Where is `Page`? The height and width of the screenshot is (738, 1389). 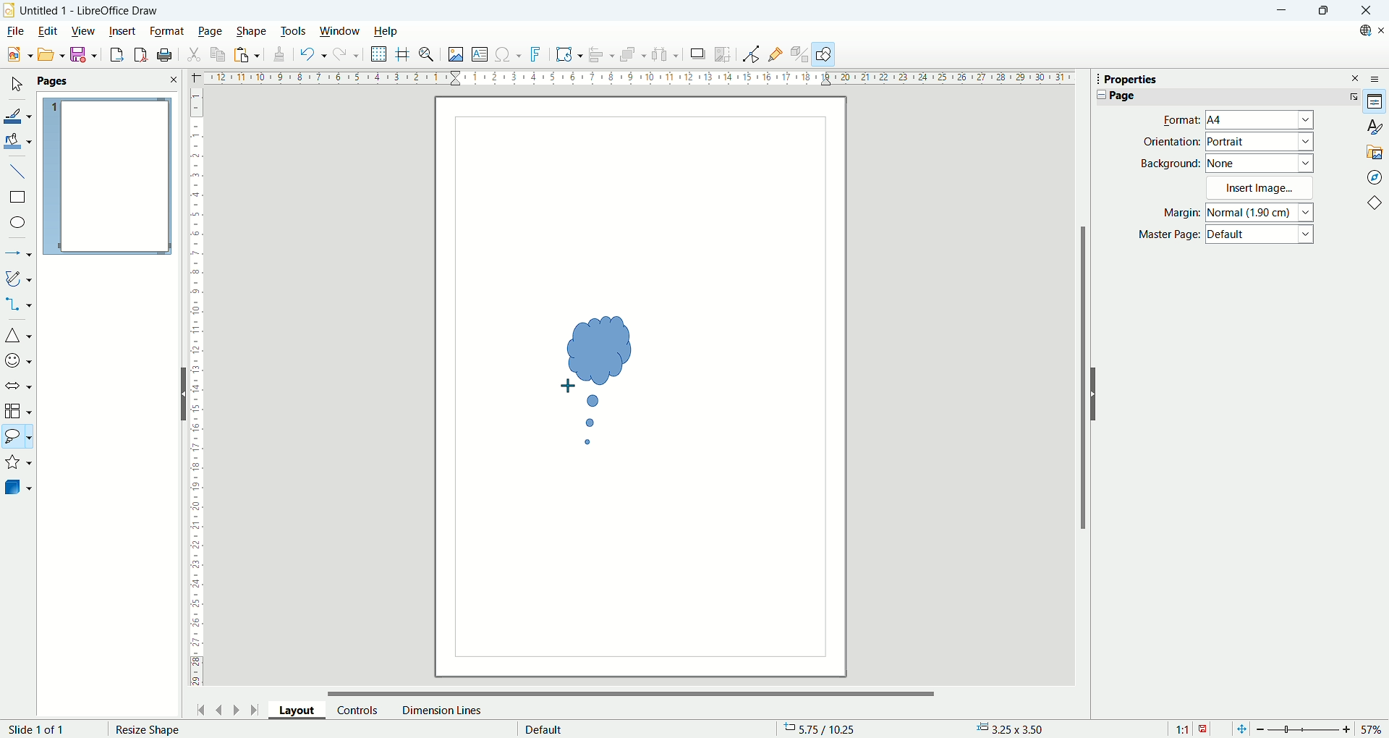
Page is located at coordinates (1122, 96).